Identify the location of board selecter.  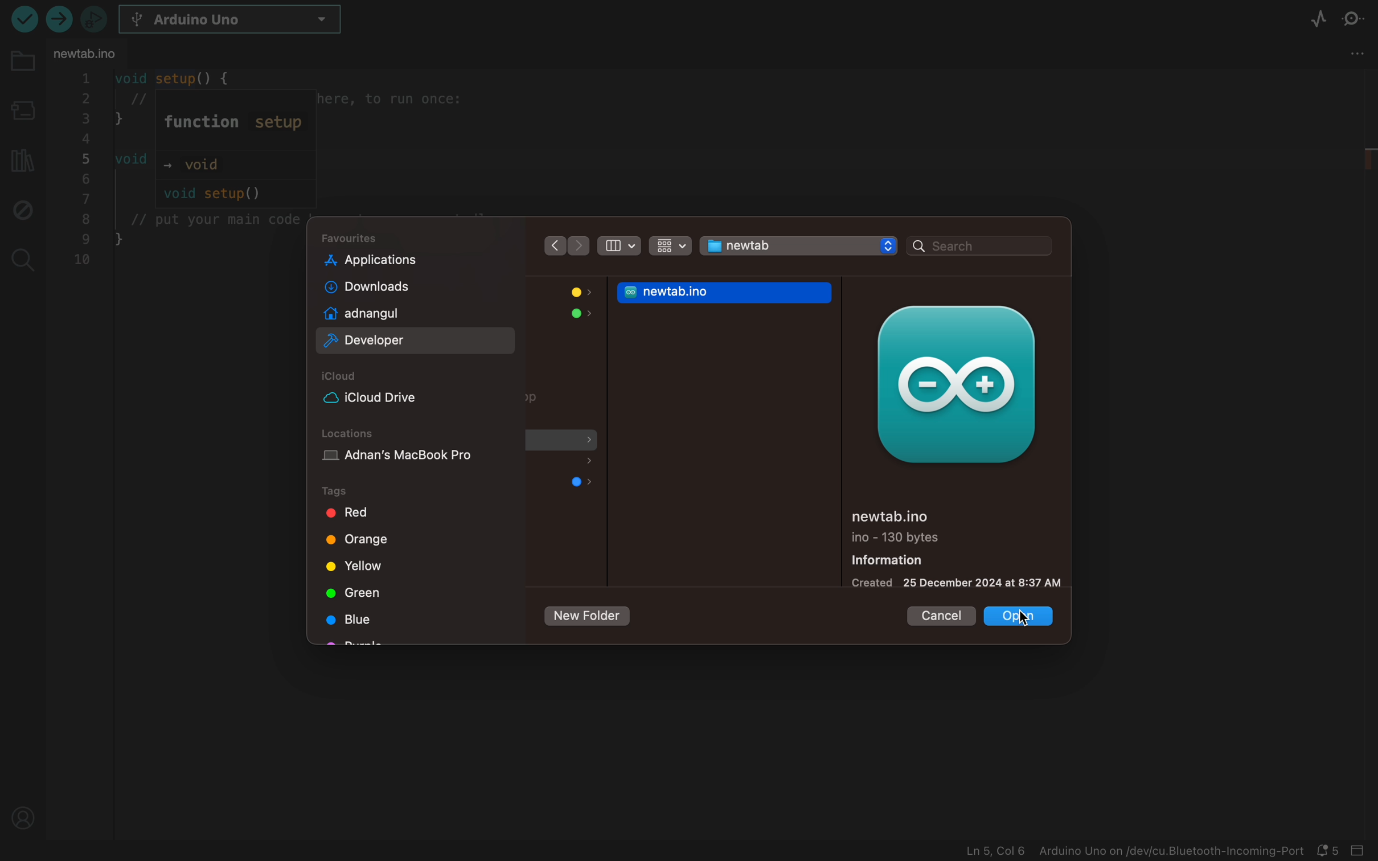
(21, 112).